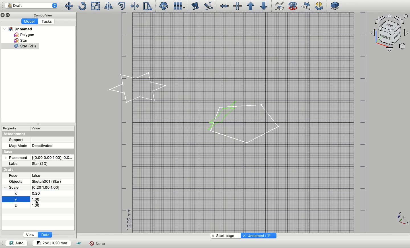 This screenshot has width=410, height=248. What do you see at coordinates (30, 235) in the screenshot?
I see `View` at bounding box center [30, 235].